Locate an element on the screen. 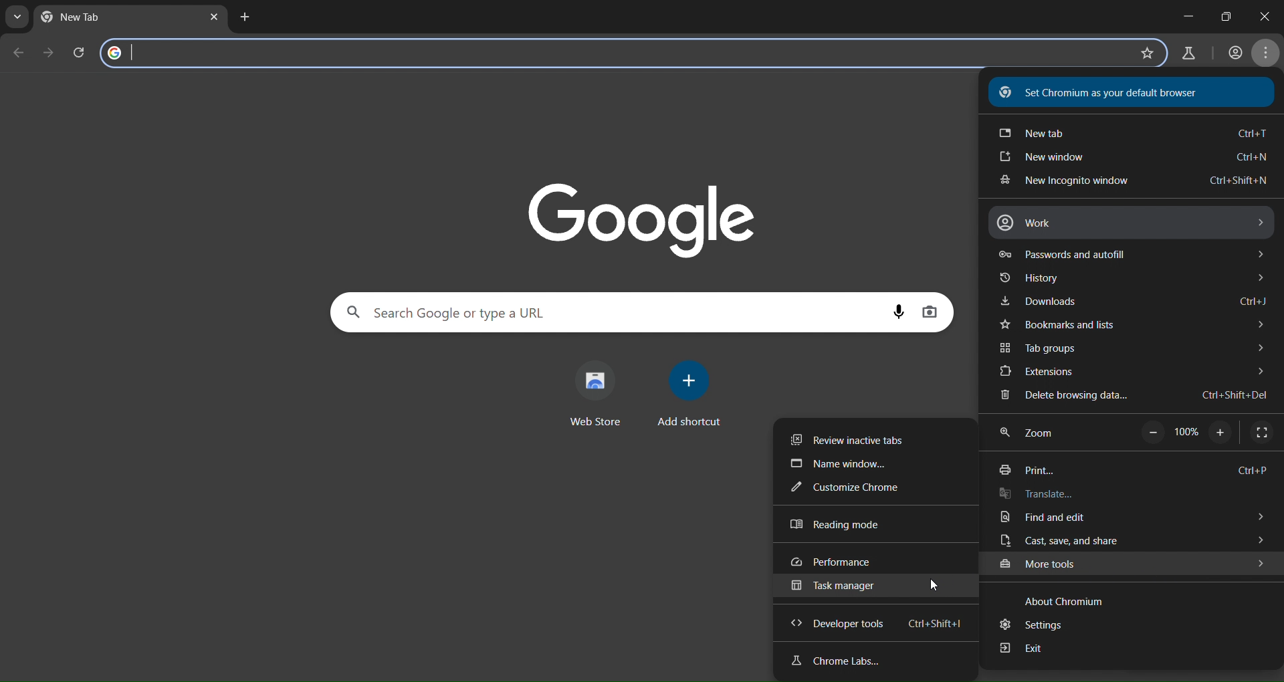 This screenshot has width=1284, height=682. add shortcut is located at coordinates (691, 395).